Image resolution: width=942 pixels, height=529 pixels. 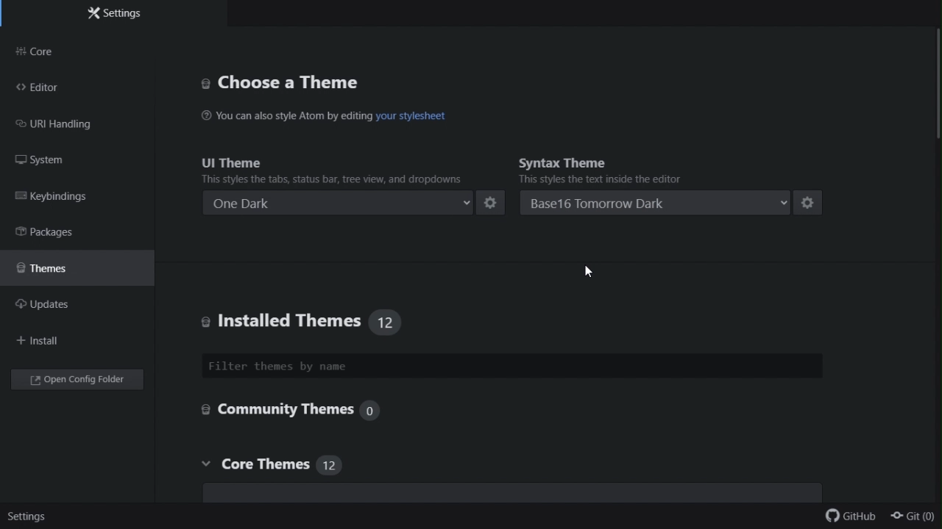 What do you see at coordinates (113, 13) in the screenshot?
I see `Settings` at bounding box center [113, 13].